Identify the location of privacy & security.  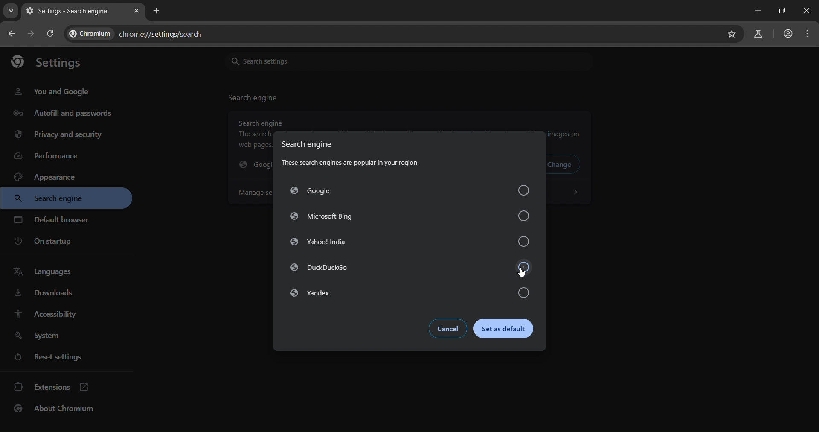
(58, 135).